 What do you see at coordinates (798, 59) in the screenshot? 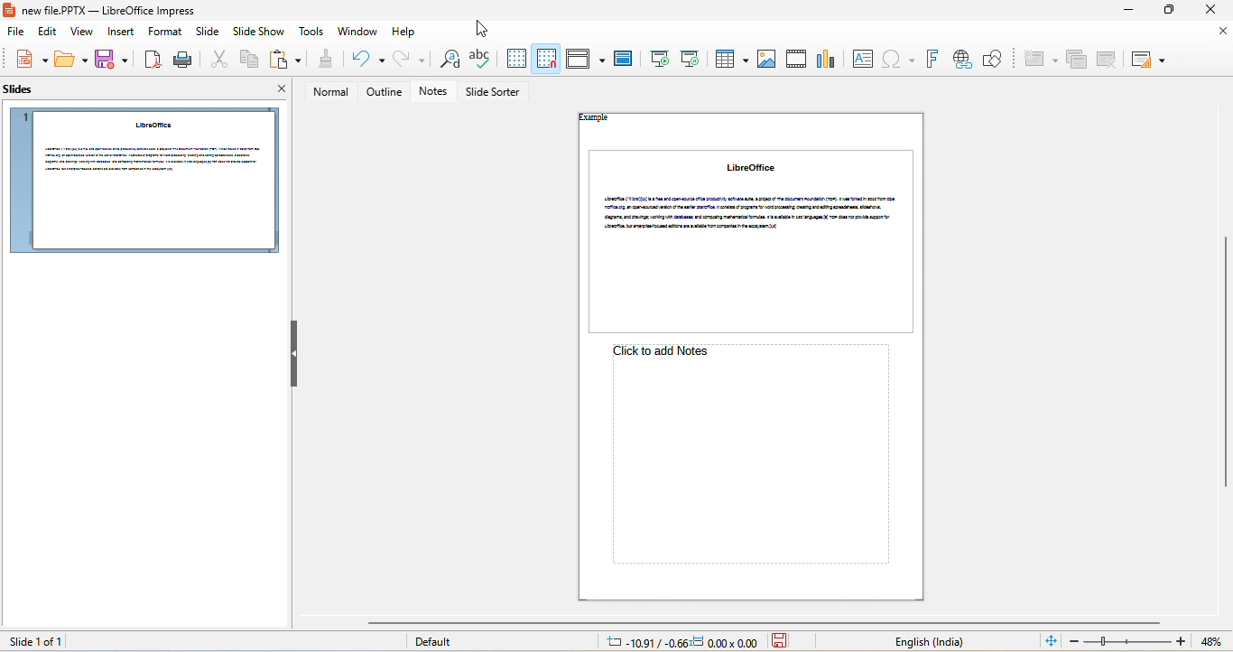
I see `audio/video` at bounding box center [798, 59].